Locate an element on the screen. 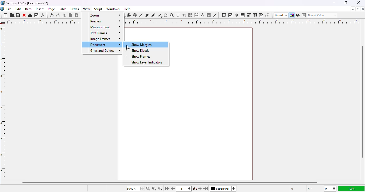  eye dropper is located at coordinates (215, 15).